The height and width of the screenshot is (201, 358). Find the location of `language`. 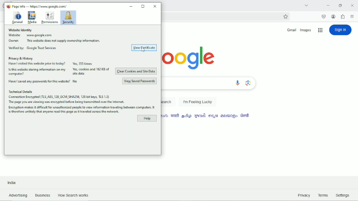

language is located at coordinates (228, 117).